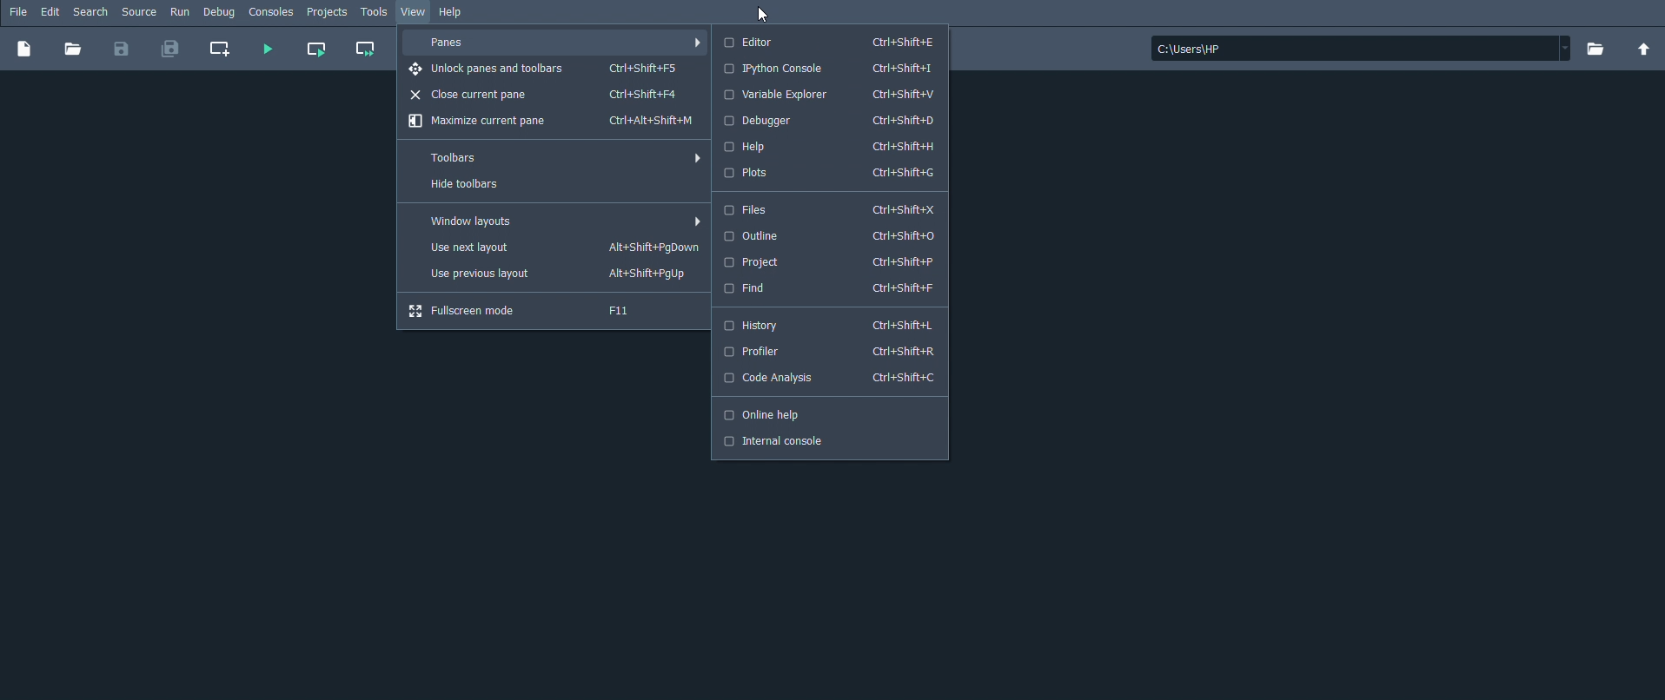 This screenshot has width=1665, height=700. Describe the element at coordinates (557, 185) in the screenshot. I see `Hide toolbars` at that location.